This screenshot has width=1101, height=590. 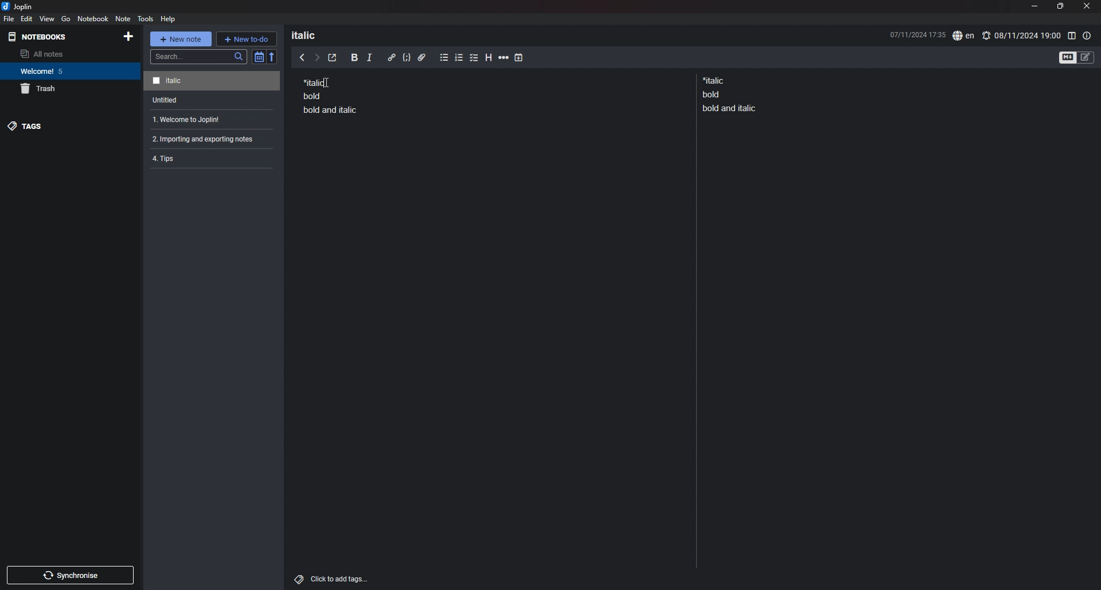 What do you see at coordinates (259, 57) in the screenshot?
I see `toggle sort order` at bounding box center [259, 57].